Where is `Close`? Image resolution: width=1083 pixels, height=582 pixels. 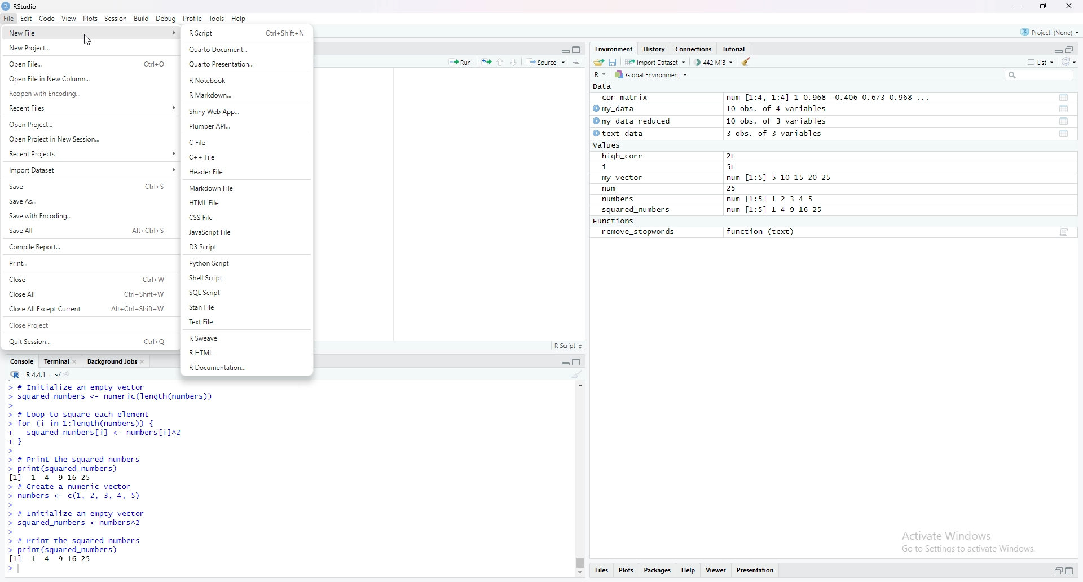
Close is located at coordinates (1068, 6).